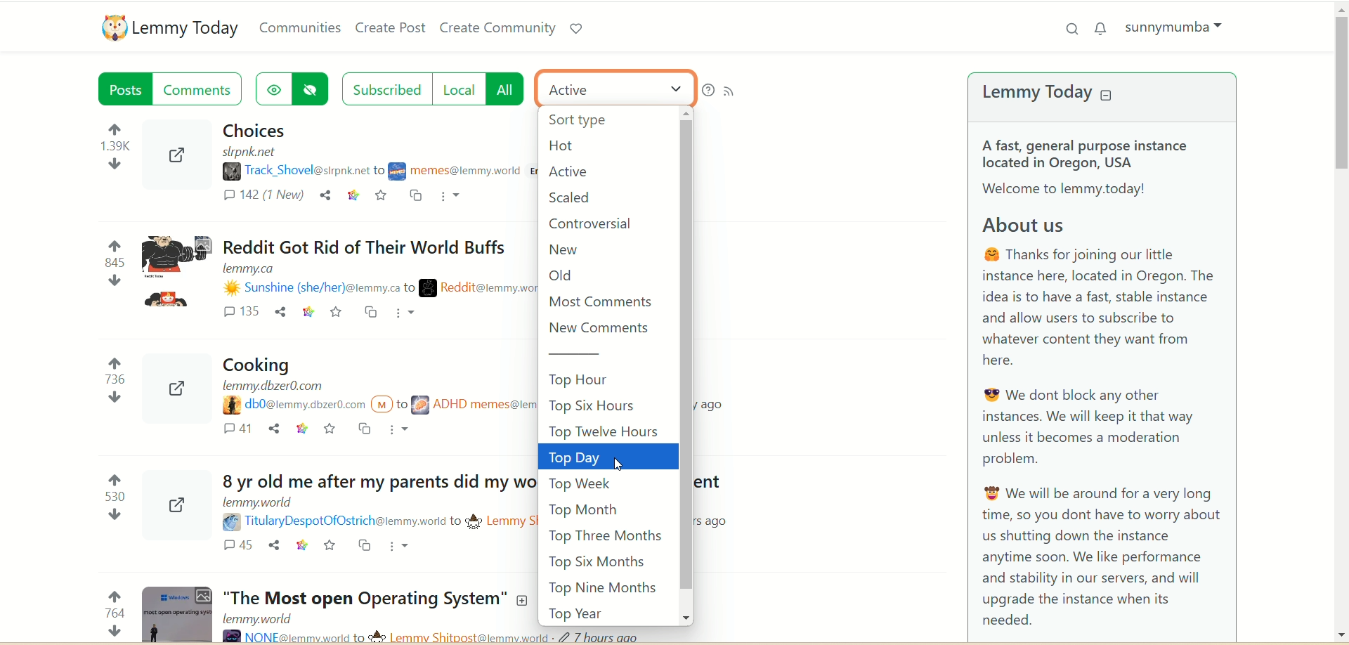 The image size is (1349, 645). Describe the element at coordinates (685, 365) in the screenshot. I see `vertical scroll bar` at that location.